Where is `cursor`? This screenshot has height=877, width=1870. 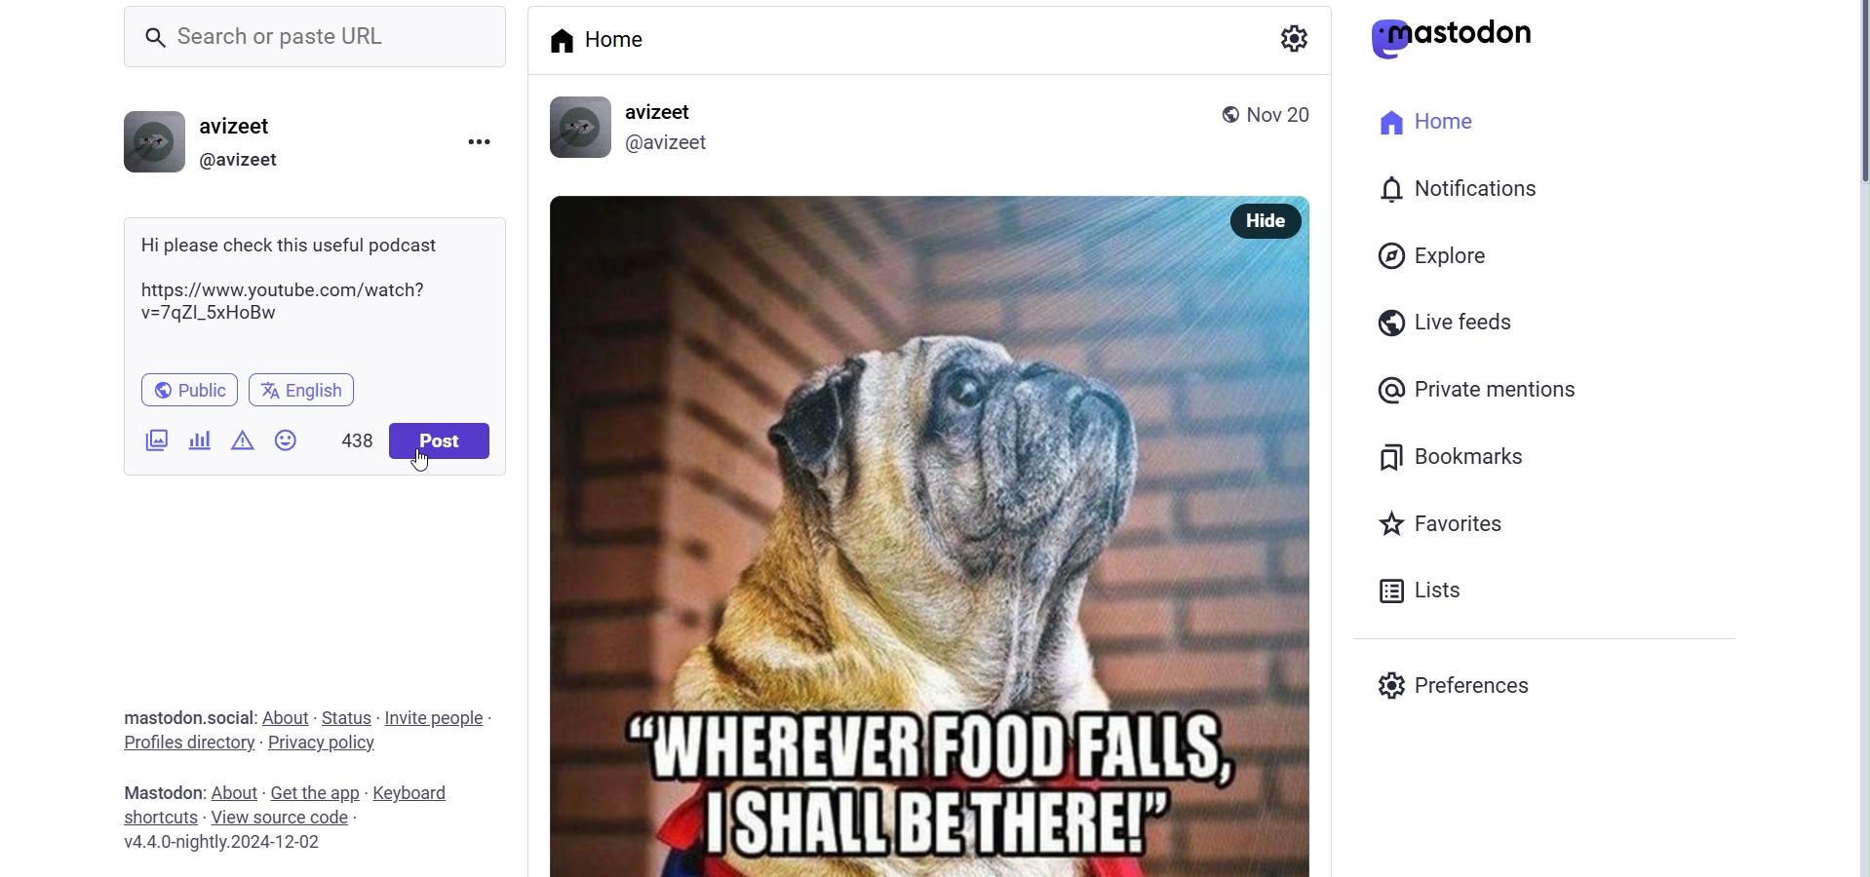 cursor is located at coordinates (377, 515).